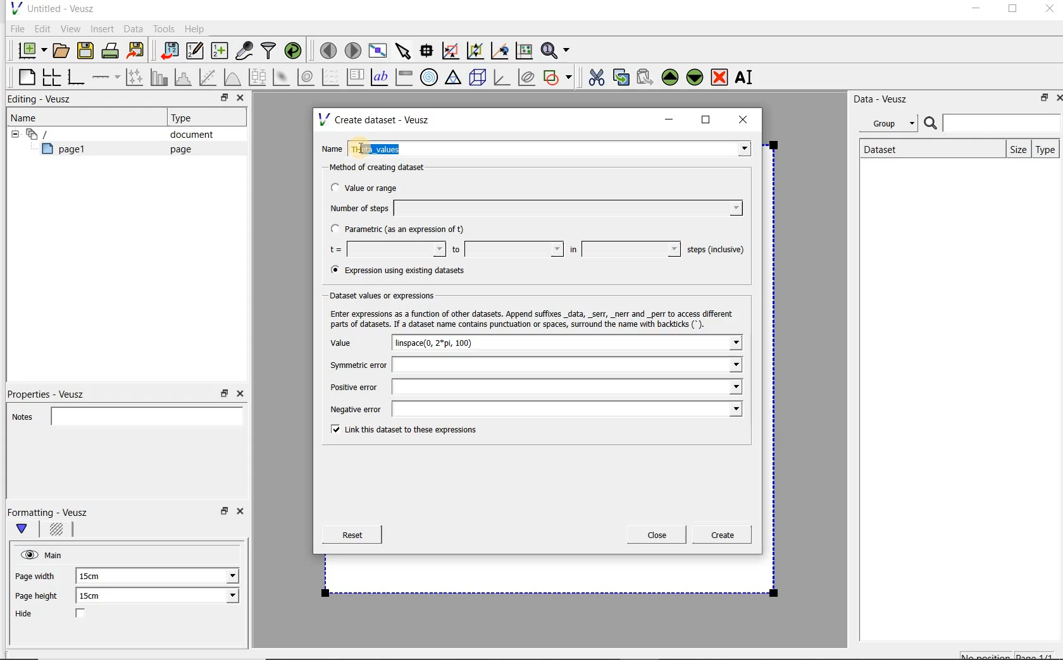  Describe the element at coordinates (524, 50) in the screenshot. I see `click to reset graph axes` at that location.